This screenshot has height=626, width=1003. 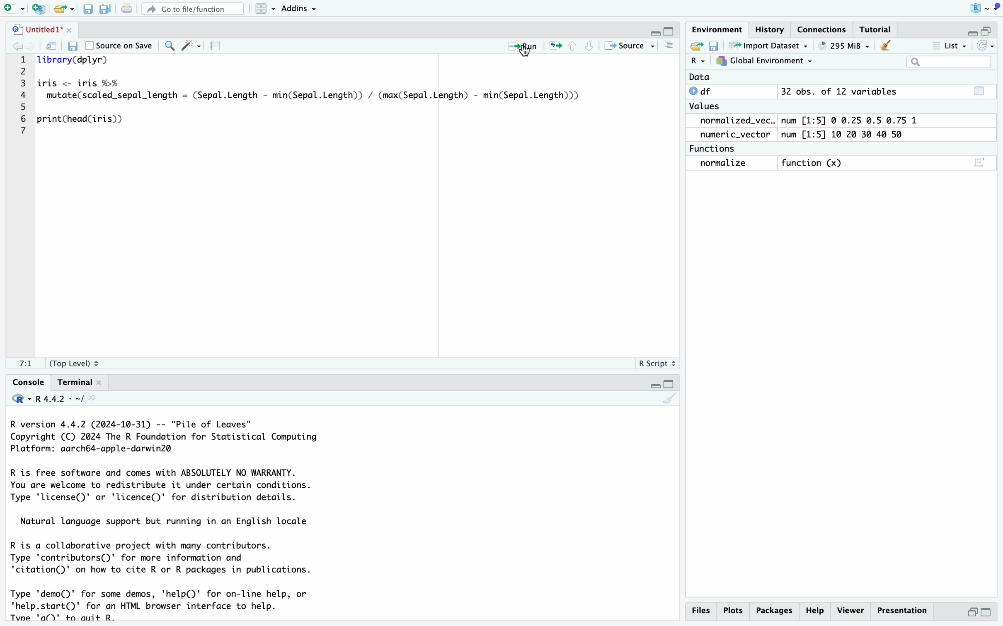 What do you see at coordinates (216, 46) in the screenshot?
I see `Page` at bounding box center [216, 46].